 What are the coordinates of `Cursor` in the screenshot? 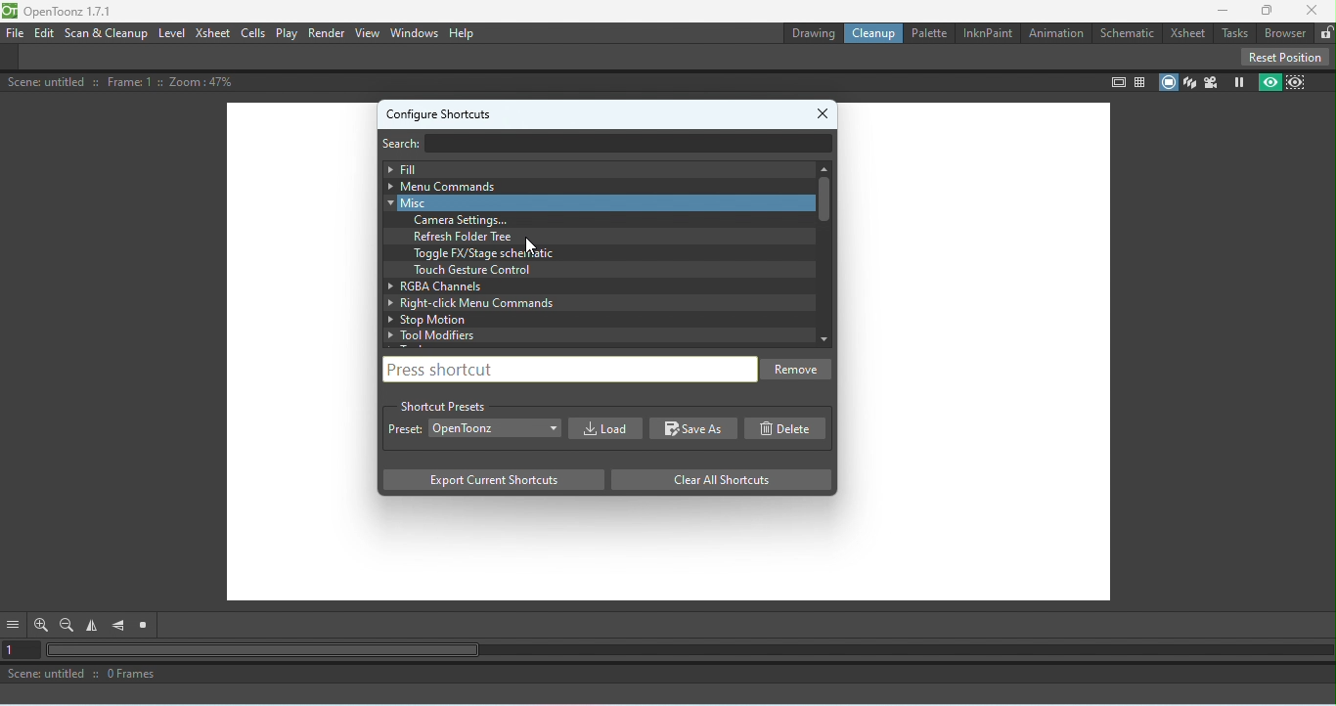 It's located at (529, 245).